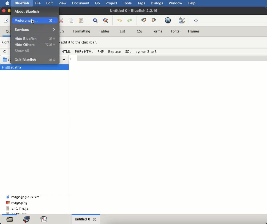  What do you see at coordinates (130, 21) in the screenshot?
I see `redo` at bounding box center [130, 21].